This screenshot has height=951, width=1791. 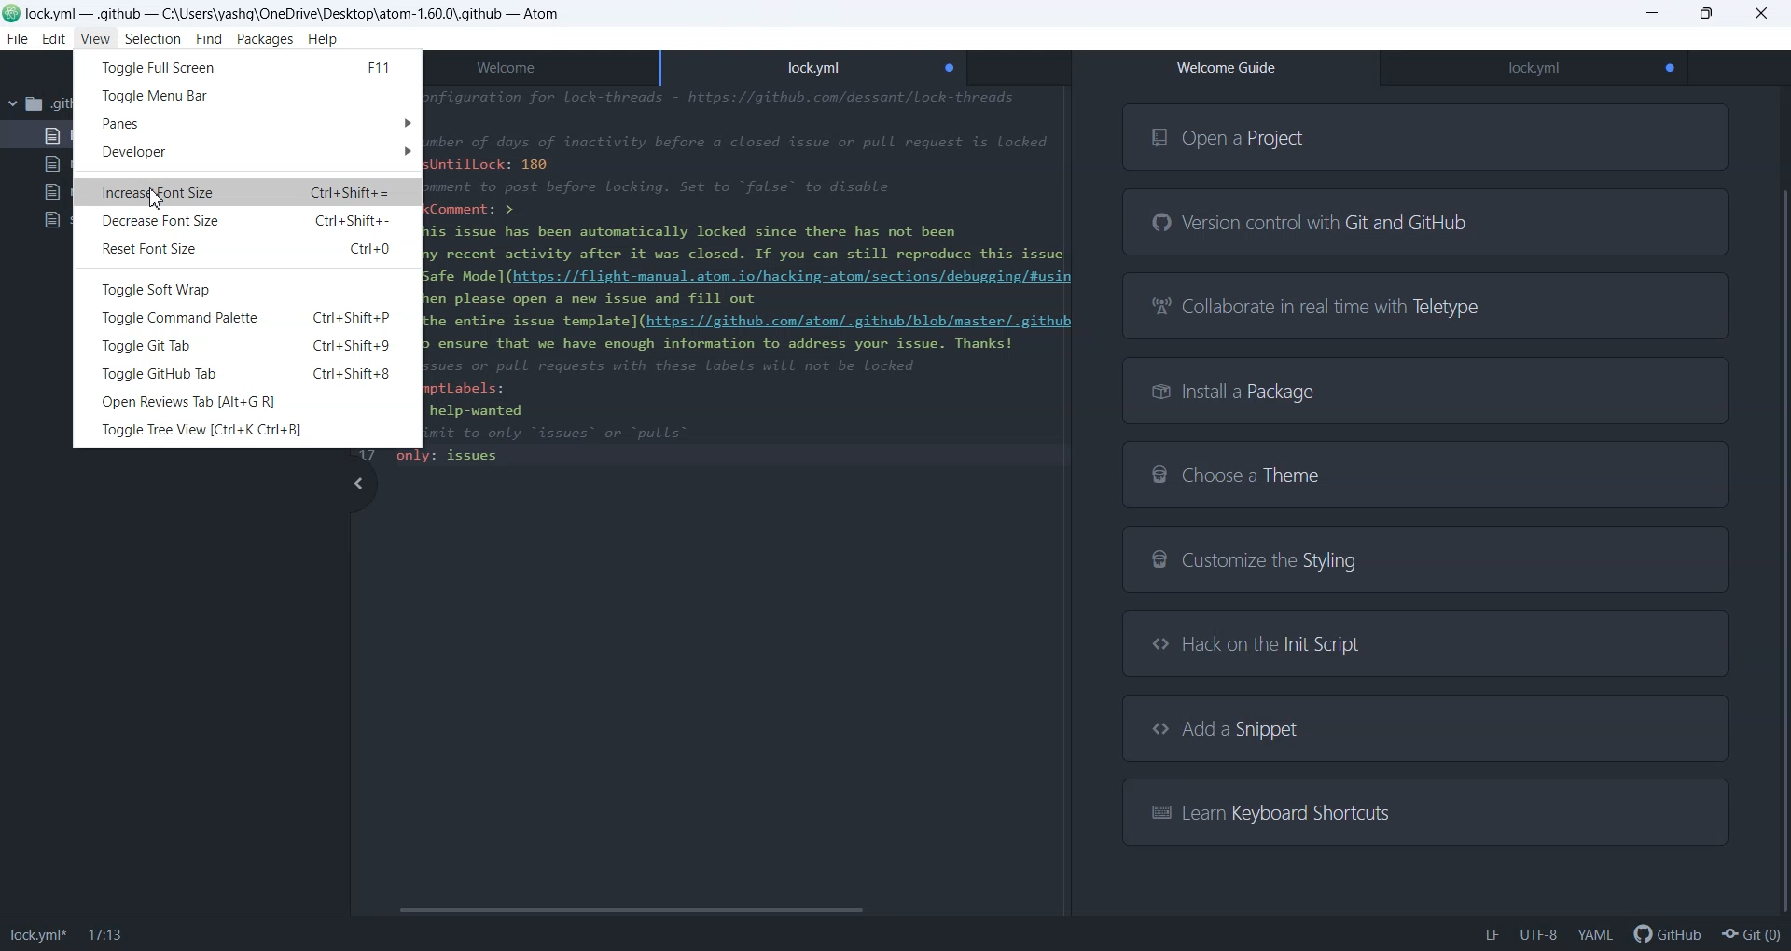 I want to click on Find, so click(x=208, y=40).